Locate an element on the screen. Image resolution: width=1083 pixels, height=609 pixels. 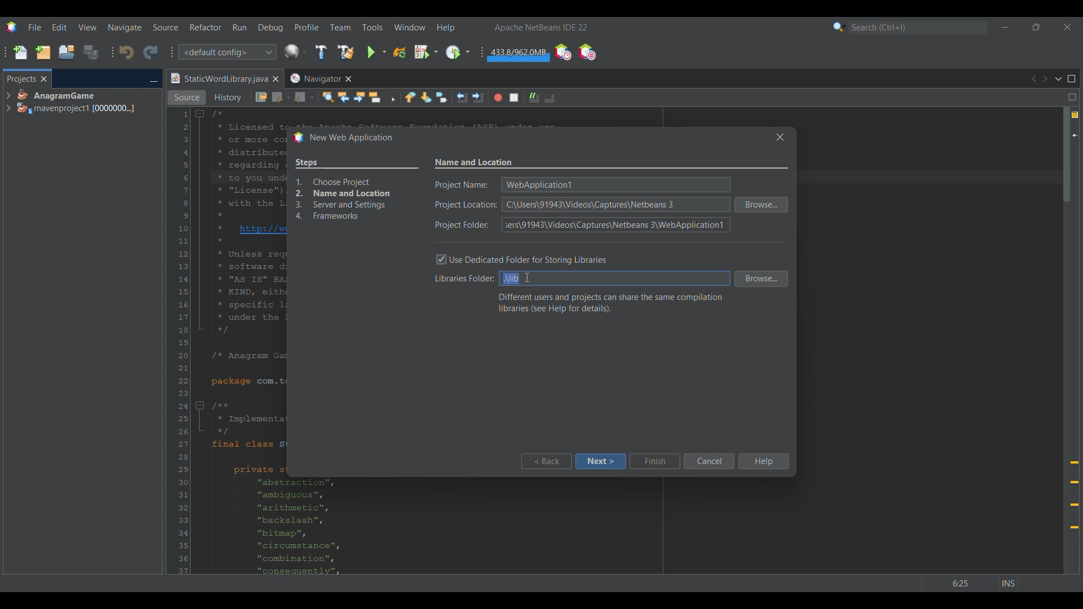
Find previous occurrences is located at coordinates (344, 97).